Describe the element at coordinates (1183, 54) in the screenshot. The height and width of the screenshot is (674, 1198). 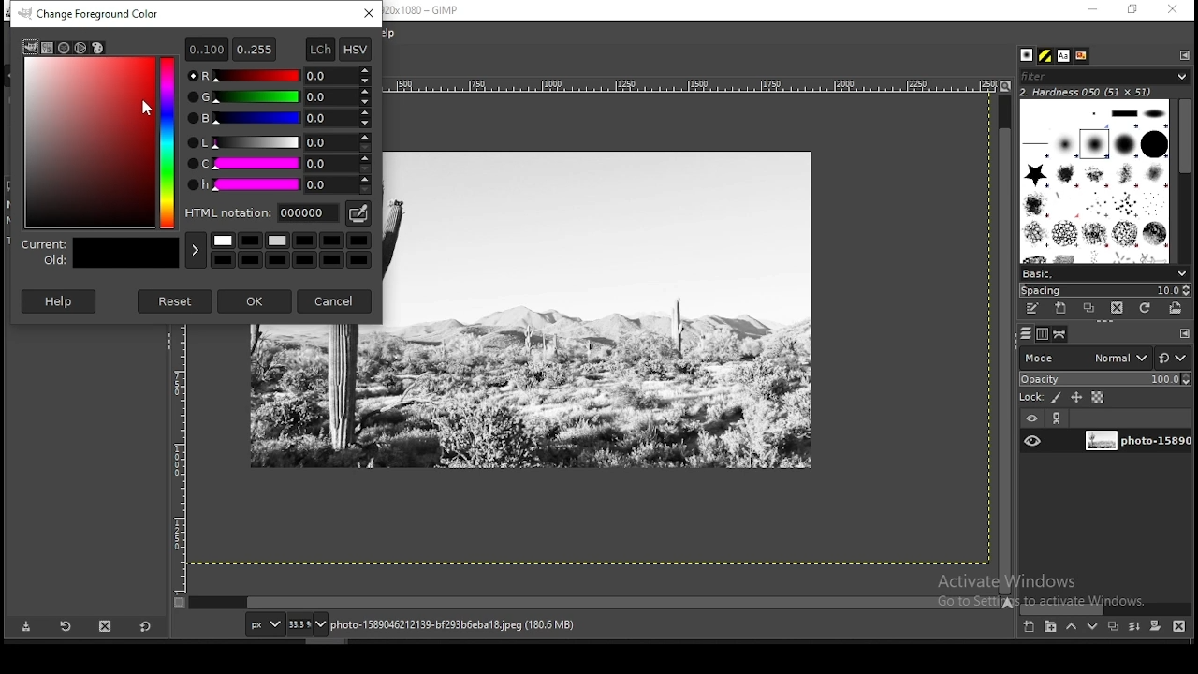
I see `configure this pane` at that location.